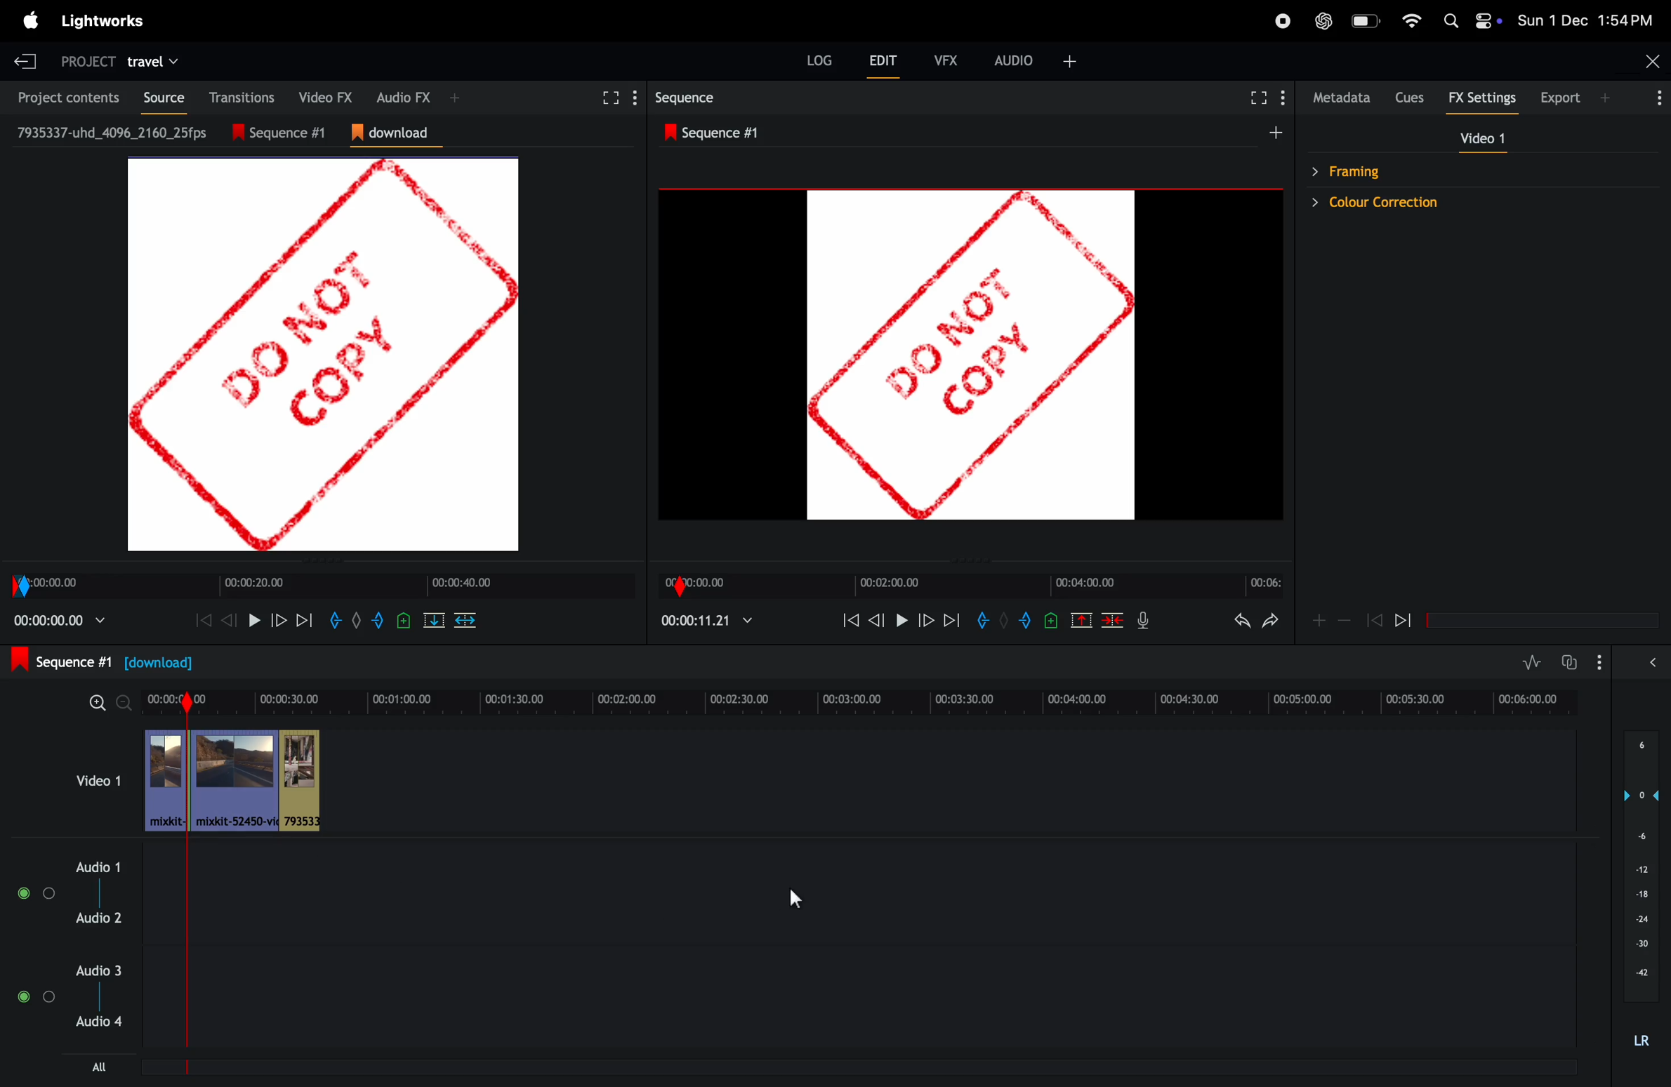 The width and height of the screenshot is (1671, 1087). Describe the element at coordinates (98, 780) in the screenshot. I see `video 1` at that location.